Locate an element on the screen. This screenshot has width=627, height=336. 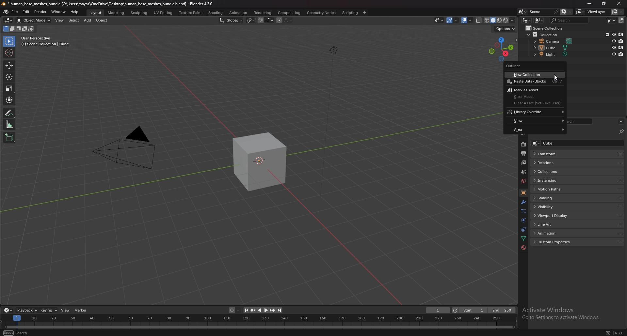
rotate is located at coordinates (9, 77).